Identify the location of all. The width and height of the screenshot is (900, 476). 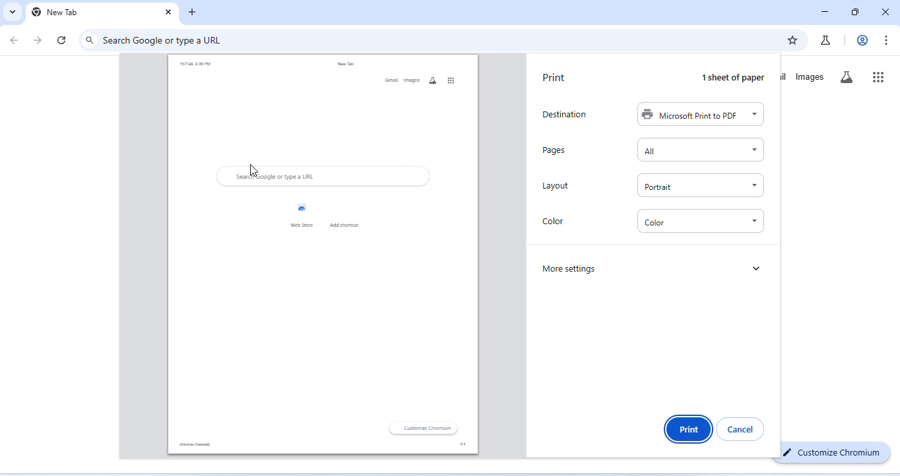
(700, 150).